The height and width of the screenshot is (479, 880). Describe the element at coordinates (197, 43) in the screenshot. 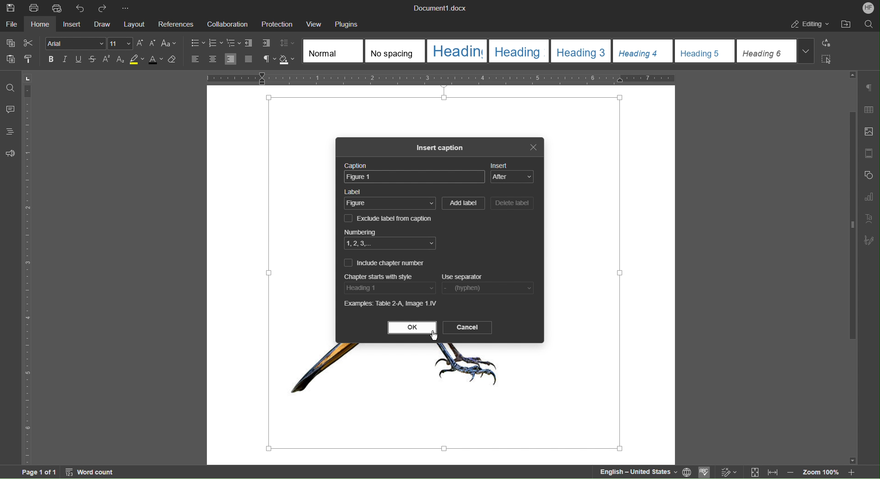

I see `Bullet List` at that location.